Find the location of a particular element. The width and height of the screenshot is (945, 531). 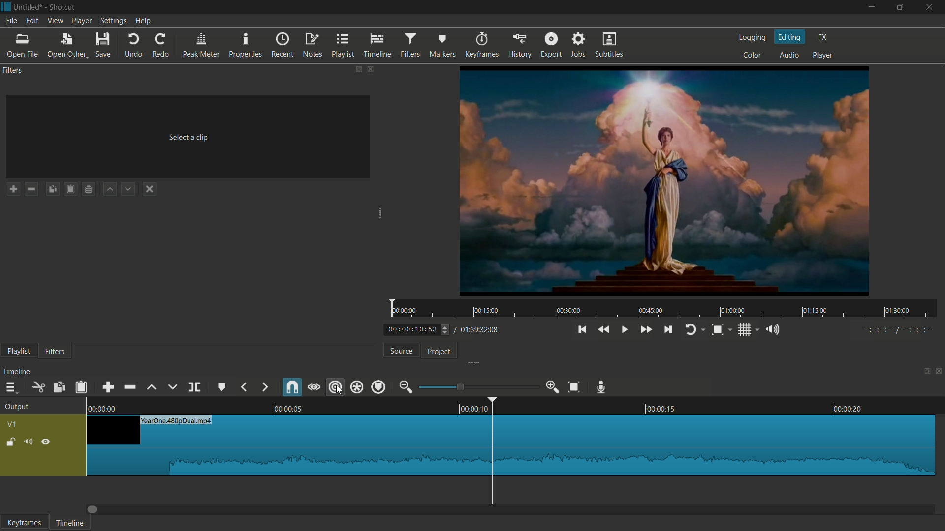

recent is located at coordinates (283, 45).